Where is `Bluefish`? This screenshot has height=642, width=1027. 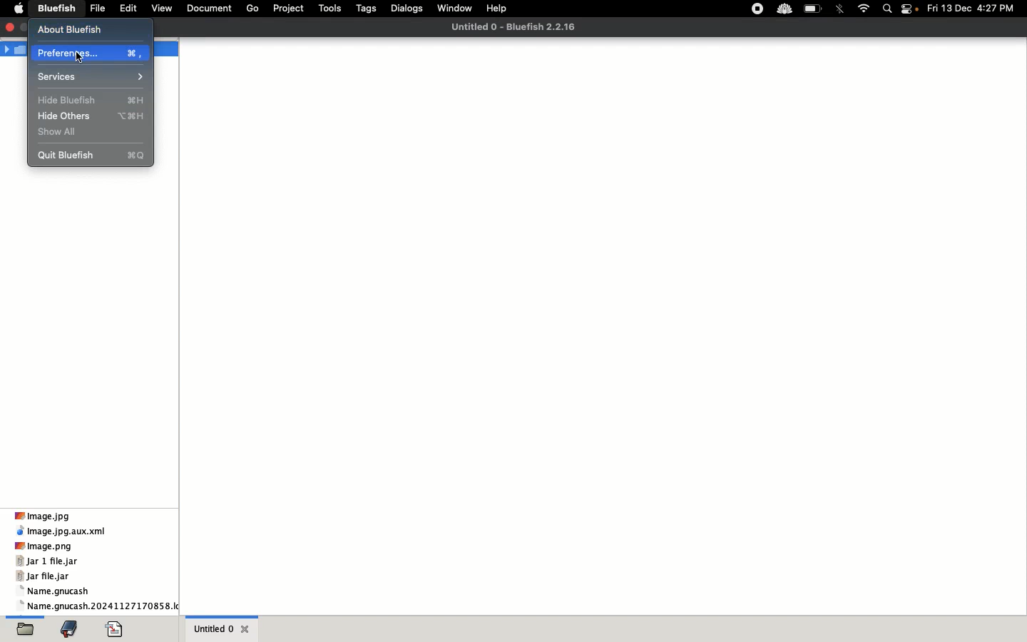 Bluefish is located at coordinates (55, 9).